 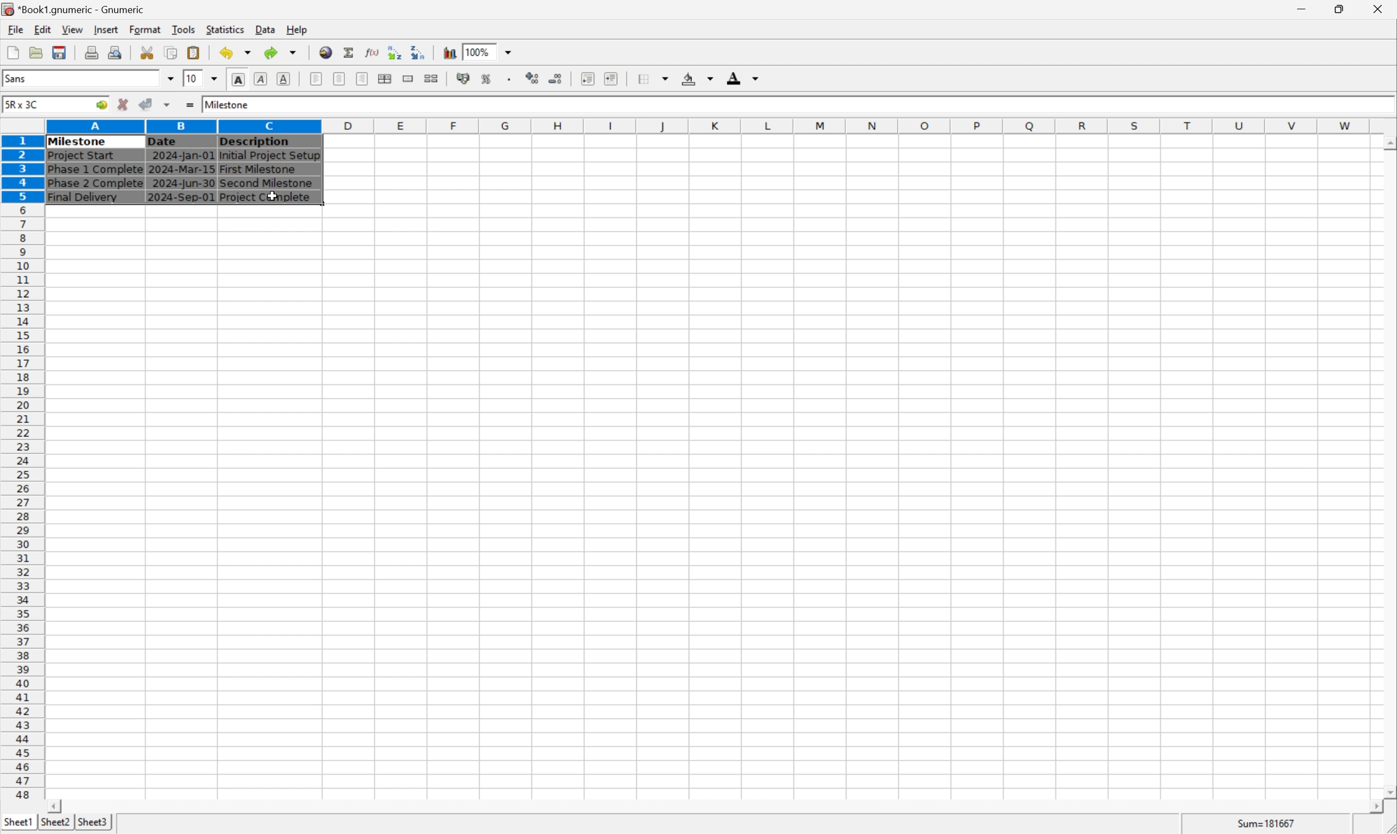 I want to click on edit, so click(x=44, y=29).